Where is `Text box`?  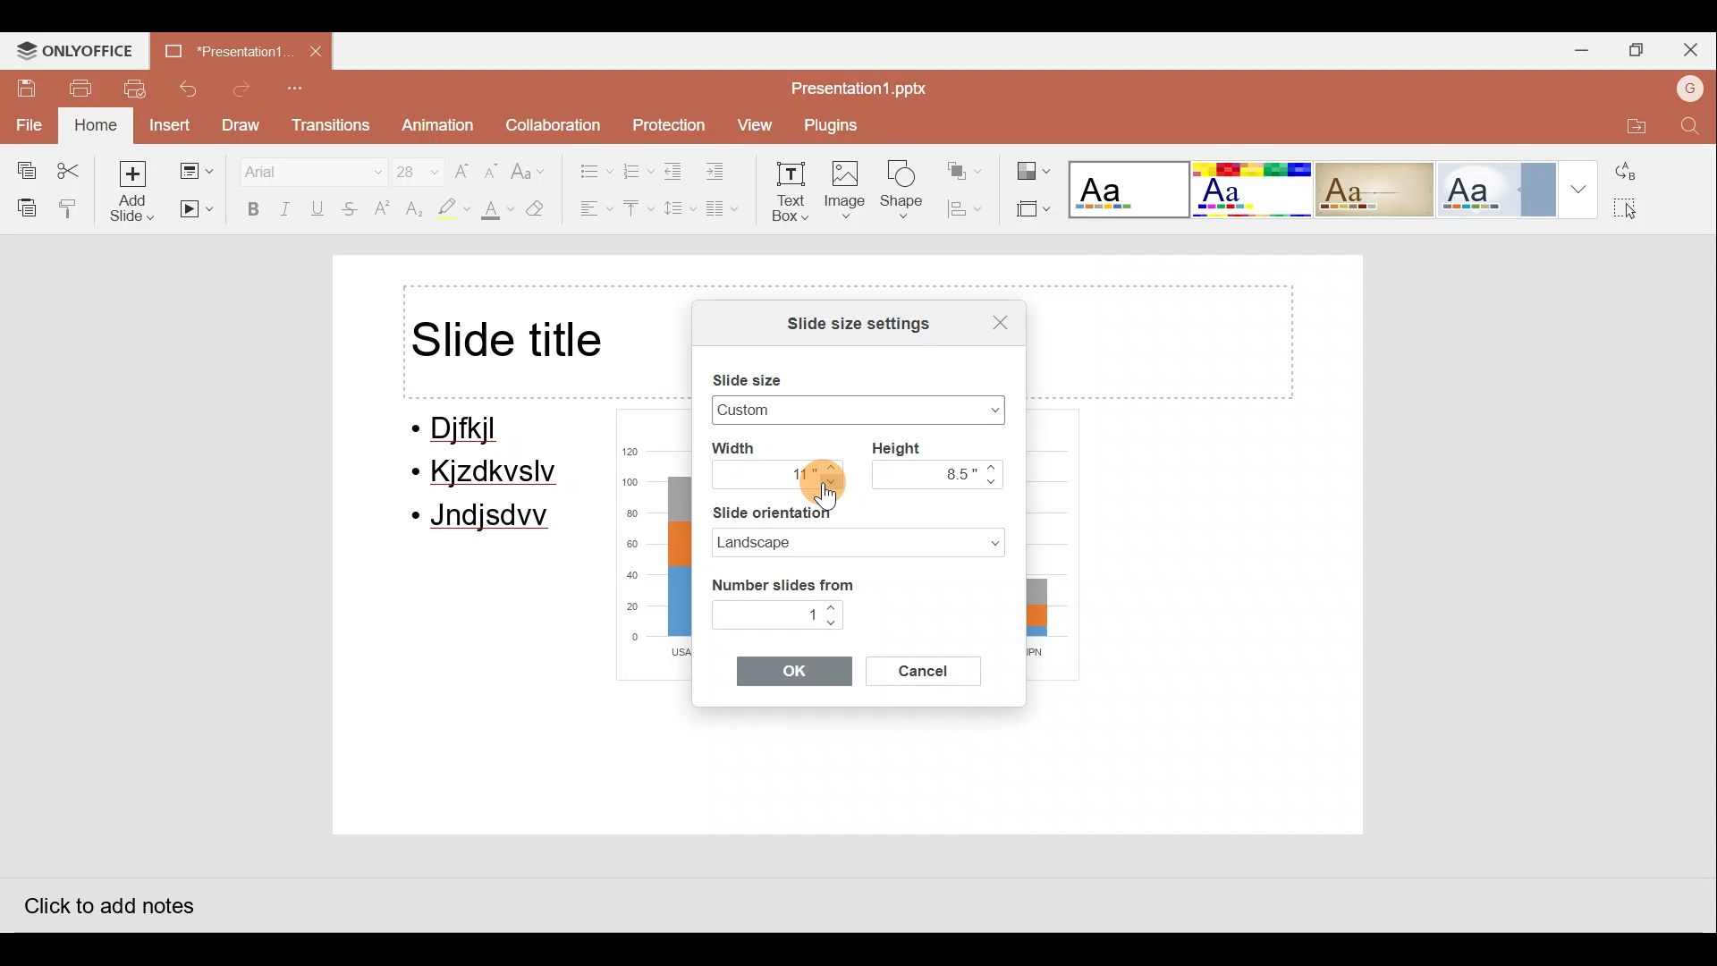 Text box is located at coordinates (792, 195).